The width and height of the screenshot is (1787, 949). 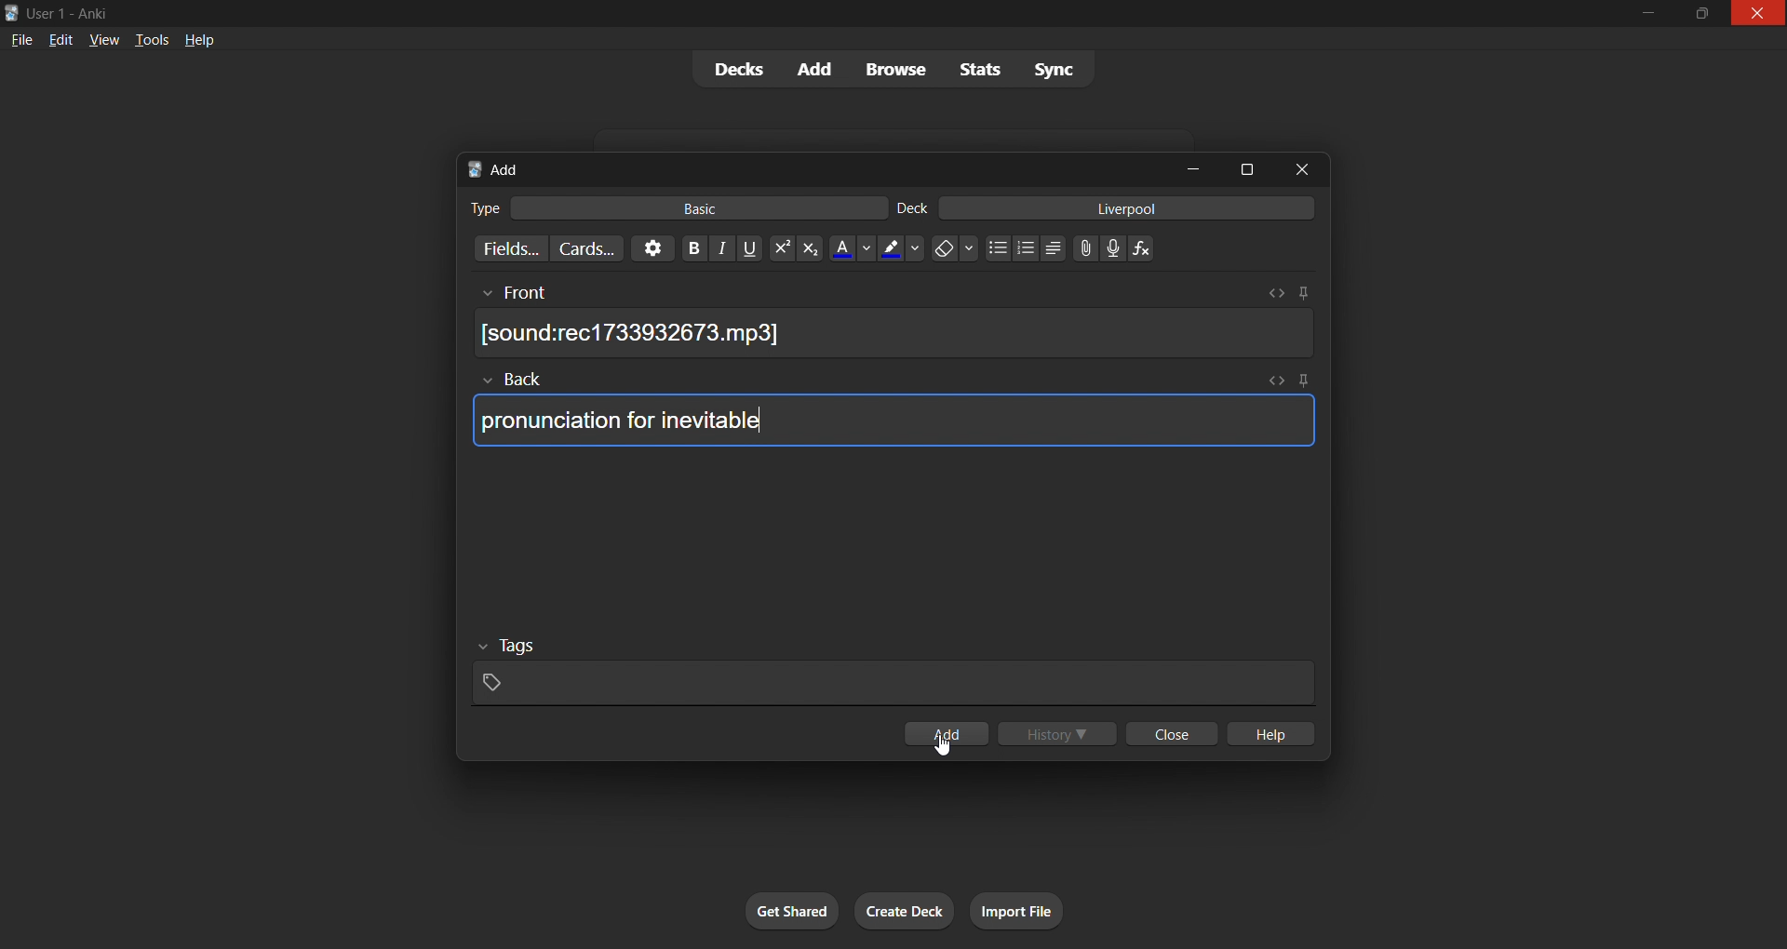 What do you see at coordinates (687, 248) in the screenshot?
I see `bold` at bounding box center [687, 248].